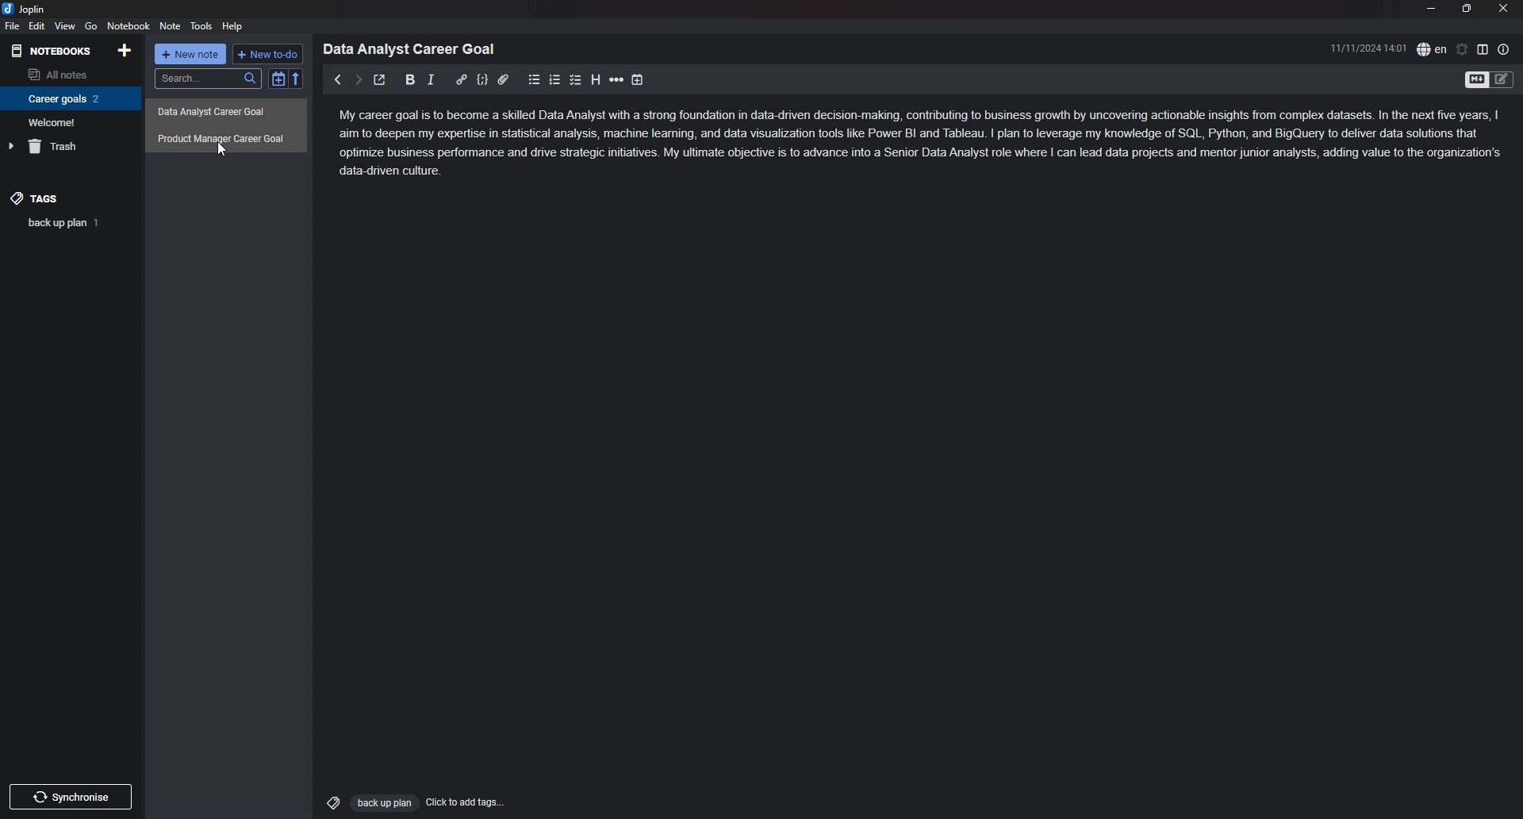 Image resolution: width=1523 pixels, height=819 pixels. Describe the element at coordinates (68, 146) in the screenshot. I see `trash` at that location.